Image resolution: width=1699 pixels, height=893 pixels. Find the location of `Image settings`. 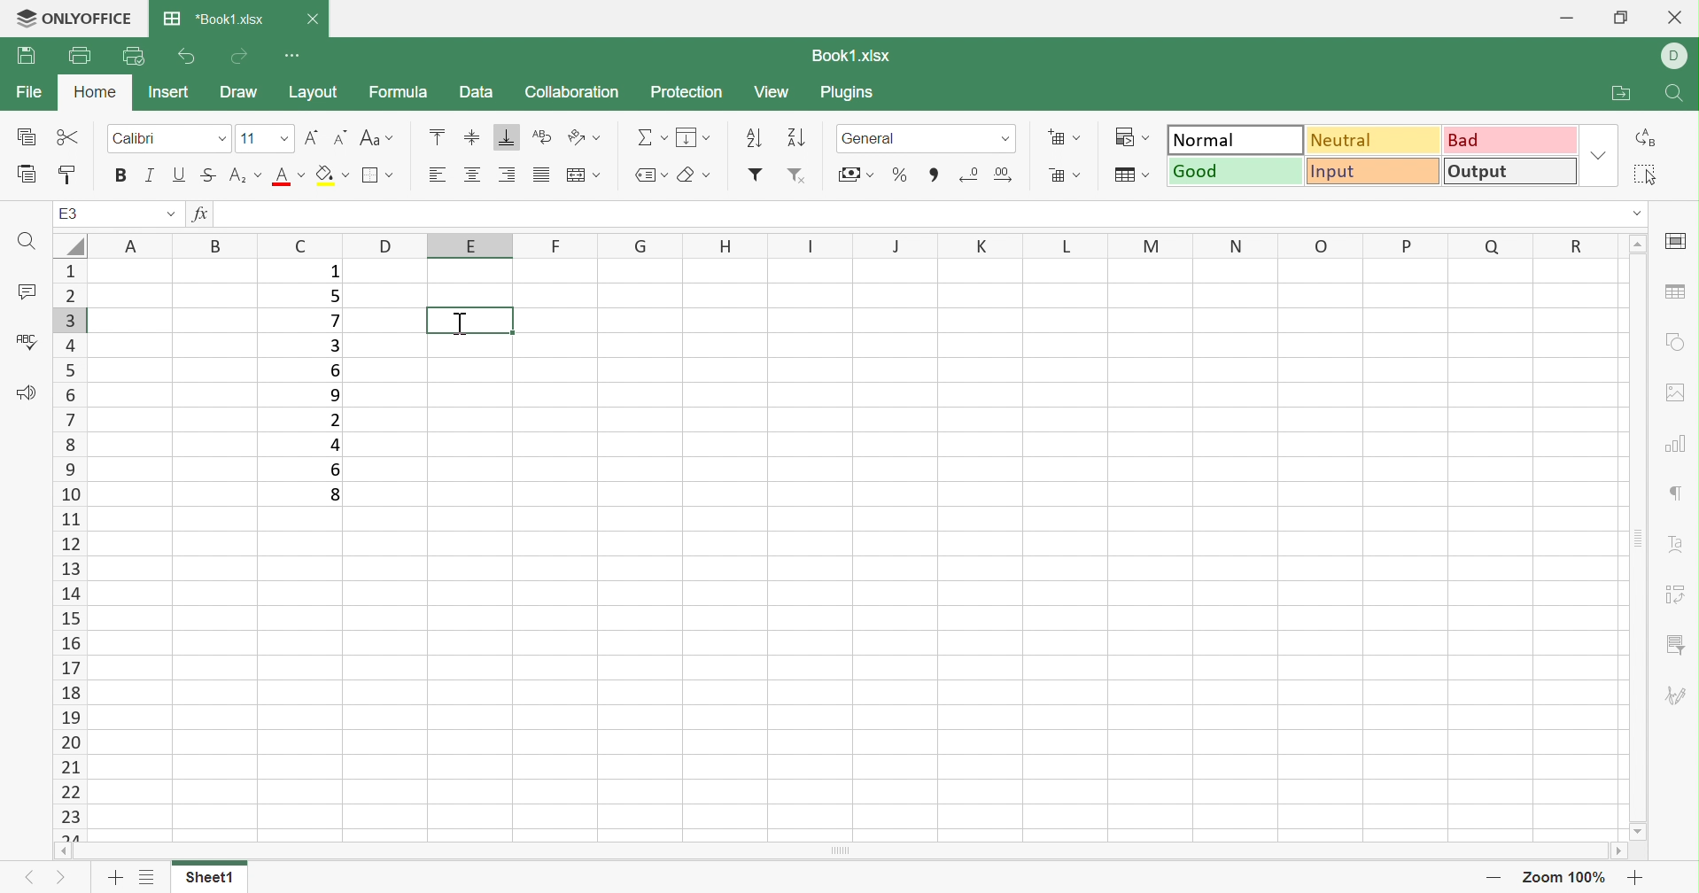

Image settings is located at coordinates (1680, 391).